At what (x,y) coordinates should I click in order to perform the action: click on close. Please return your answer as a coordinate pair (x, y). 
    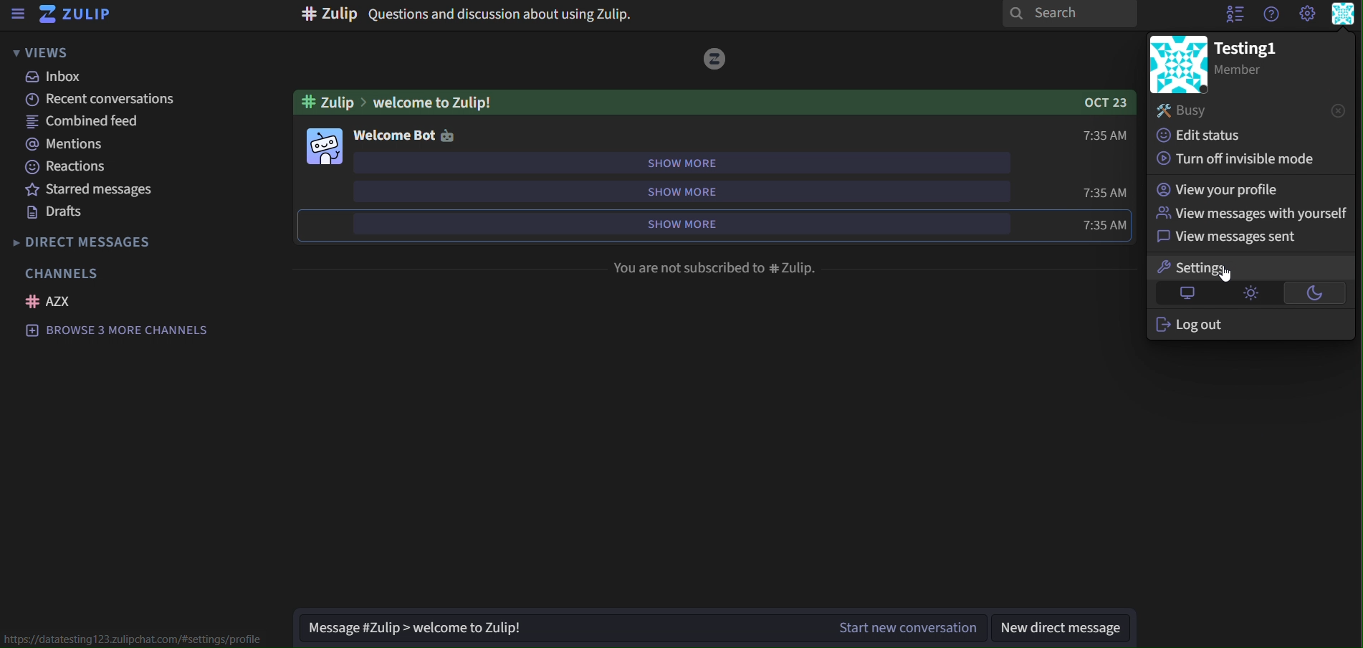
    Looking at the image, I should click on (1335, 109).